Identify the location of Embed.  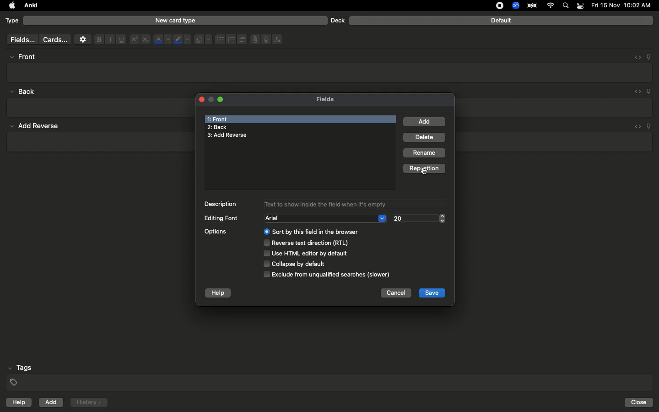
(636, 92).